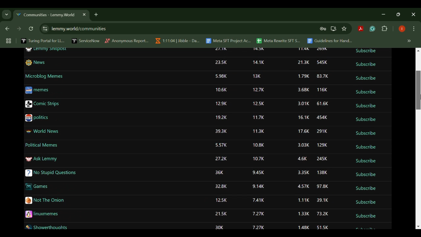 The height and width of the screenshot is (237, 421). Describe the element at coordinates (303, 76) in the screenshot. I see `1.79K` at that location.